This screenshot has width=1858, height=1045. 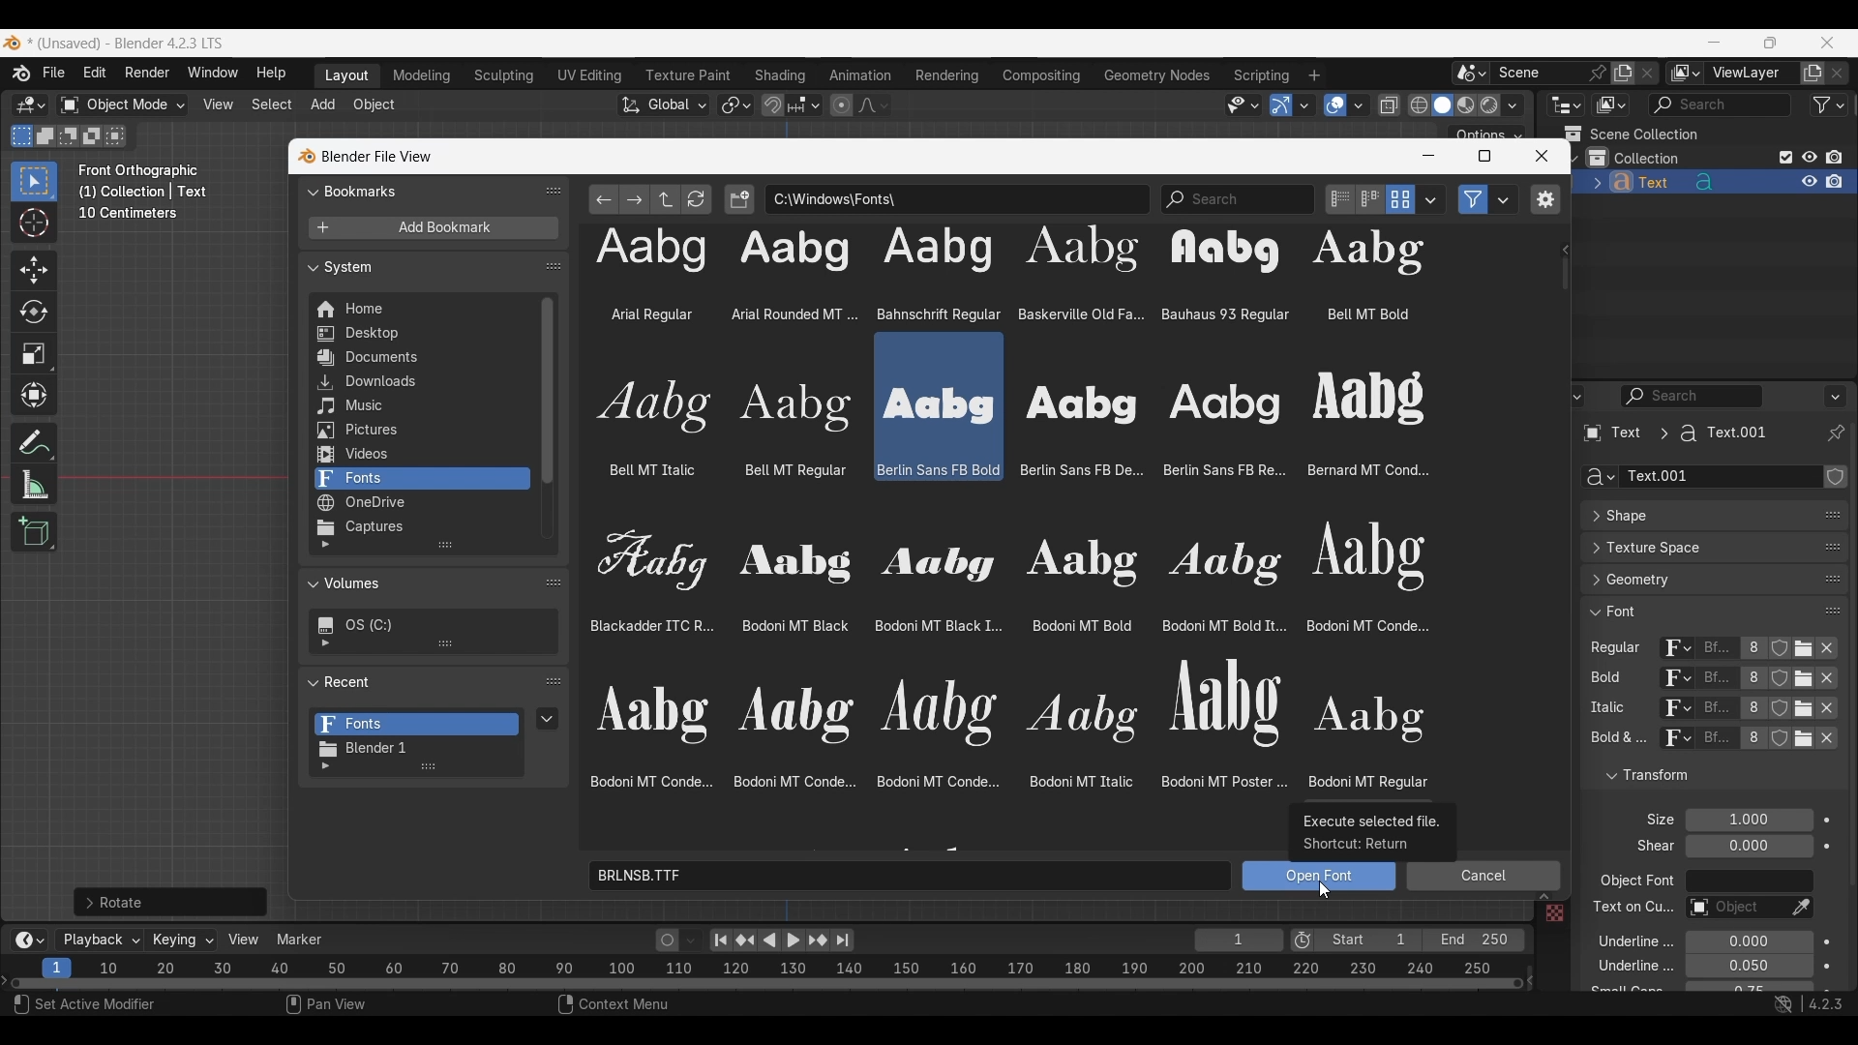 What do you see at coordinates (1693, 396) in the screenshot?
I see `Display filter` at bounding box center [1693, 396].